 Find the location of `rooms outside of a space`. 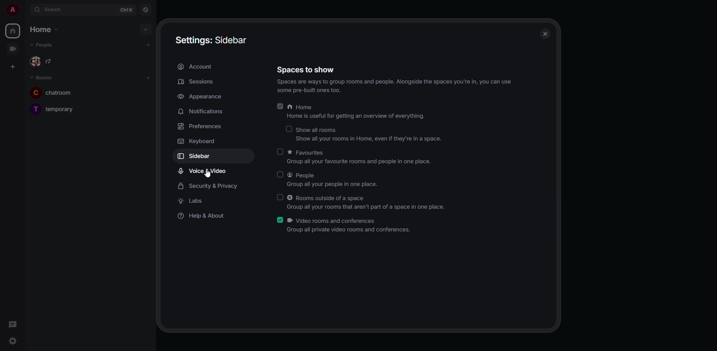

rooms outside of a space is located at coordinates (367, 202).